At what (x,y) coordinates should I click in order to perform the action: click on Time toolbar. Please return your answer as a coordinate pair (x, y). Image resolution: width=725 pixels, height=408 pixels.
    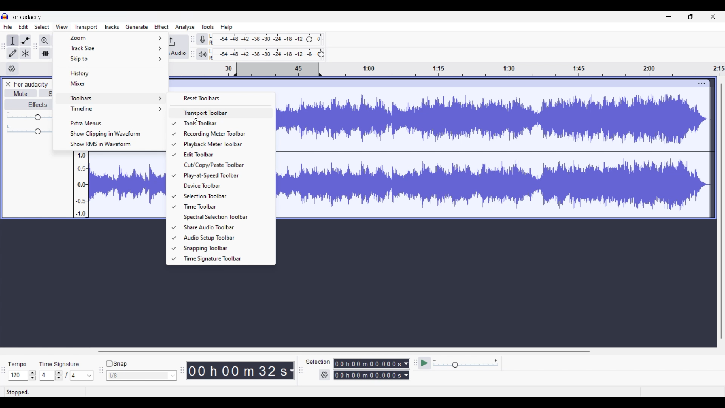
    Looking at the image, I should click on (226, 206).